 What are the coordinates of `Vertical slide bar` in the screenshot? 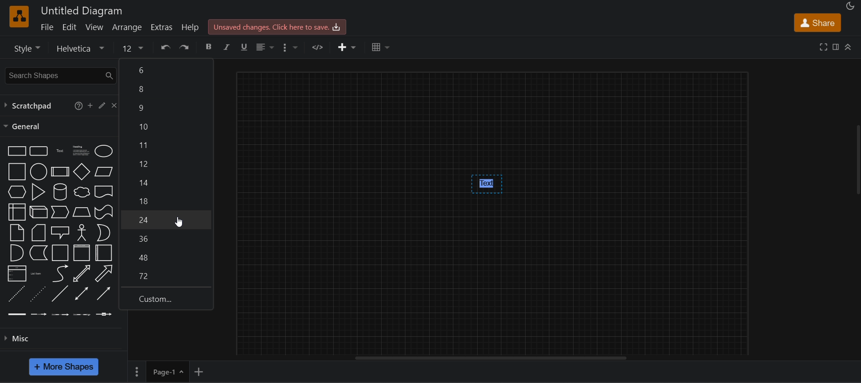 It's located at (858, 160).